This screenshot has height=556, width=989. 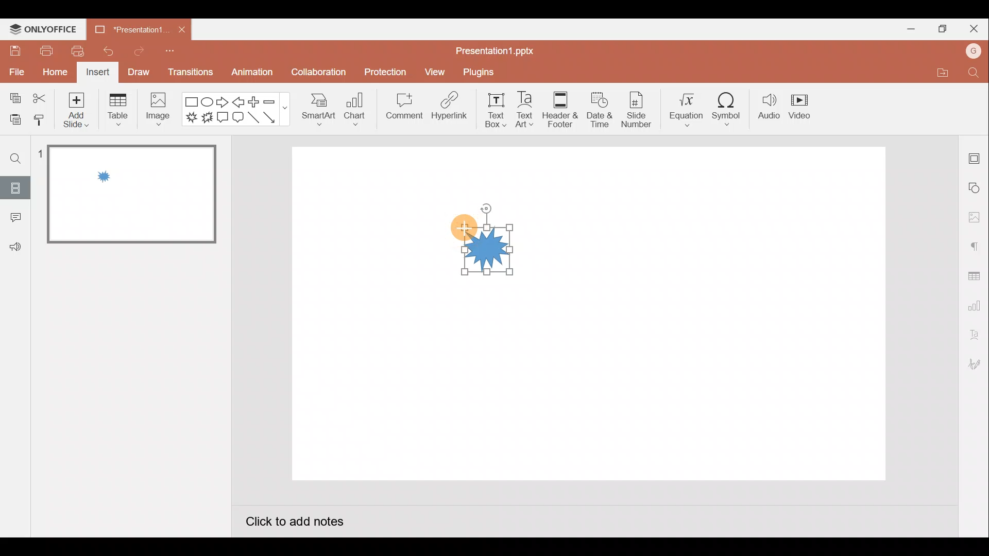 I want to click on G, so click(x=974, y=49).